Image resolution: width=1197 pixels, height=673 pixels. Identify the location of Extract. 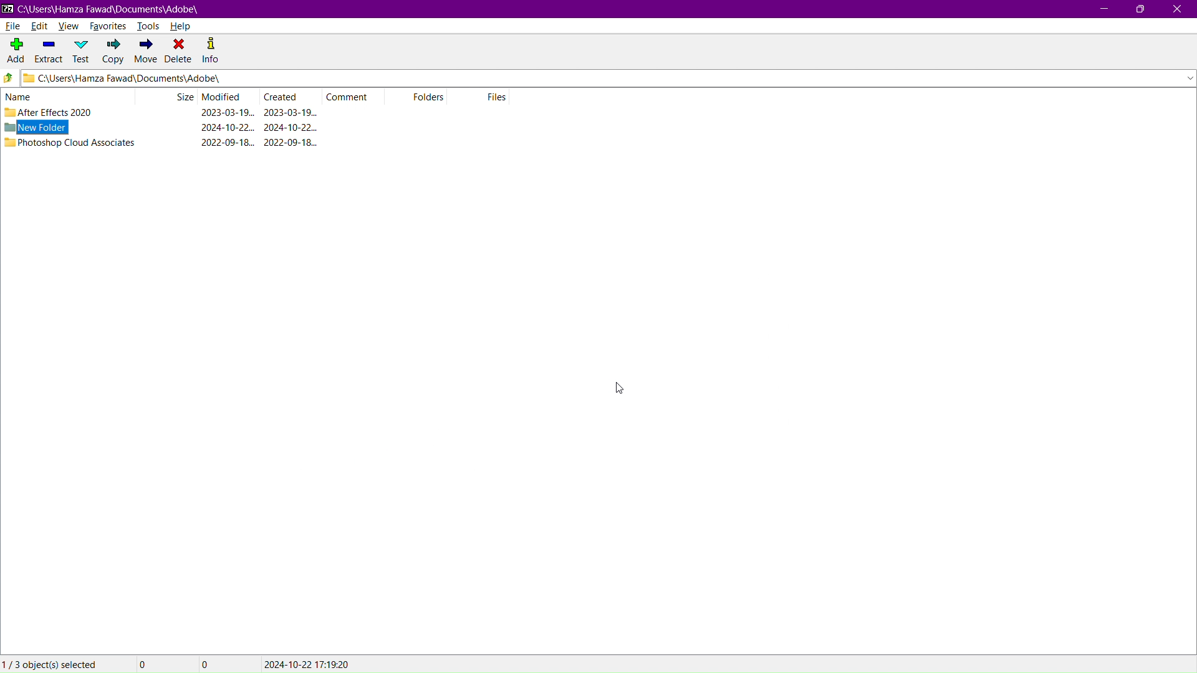
(47, 52).